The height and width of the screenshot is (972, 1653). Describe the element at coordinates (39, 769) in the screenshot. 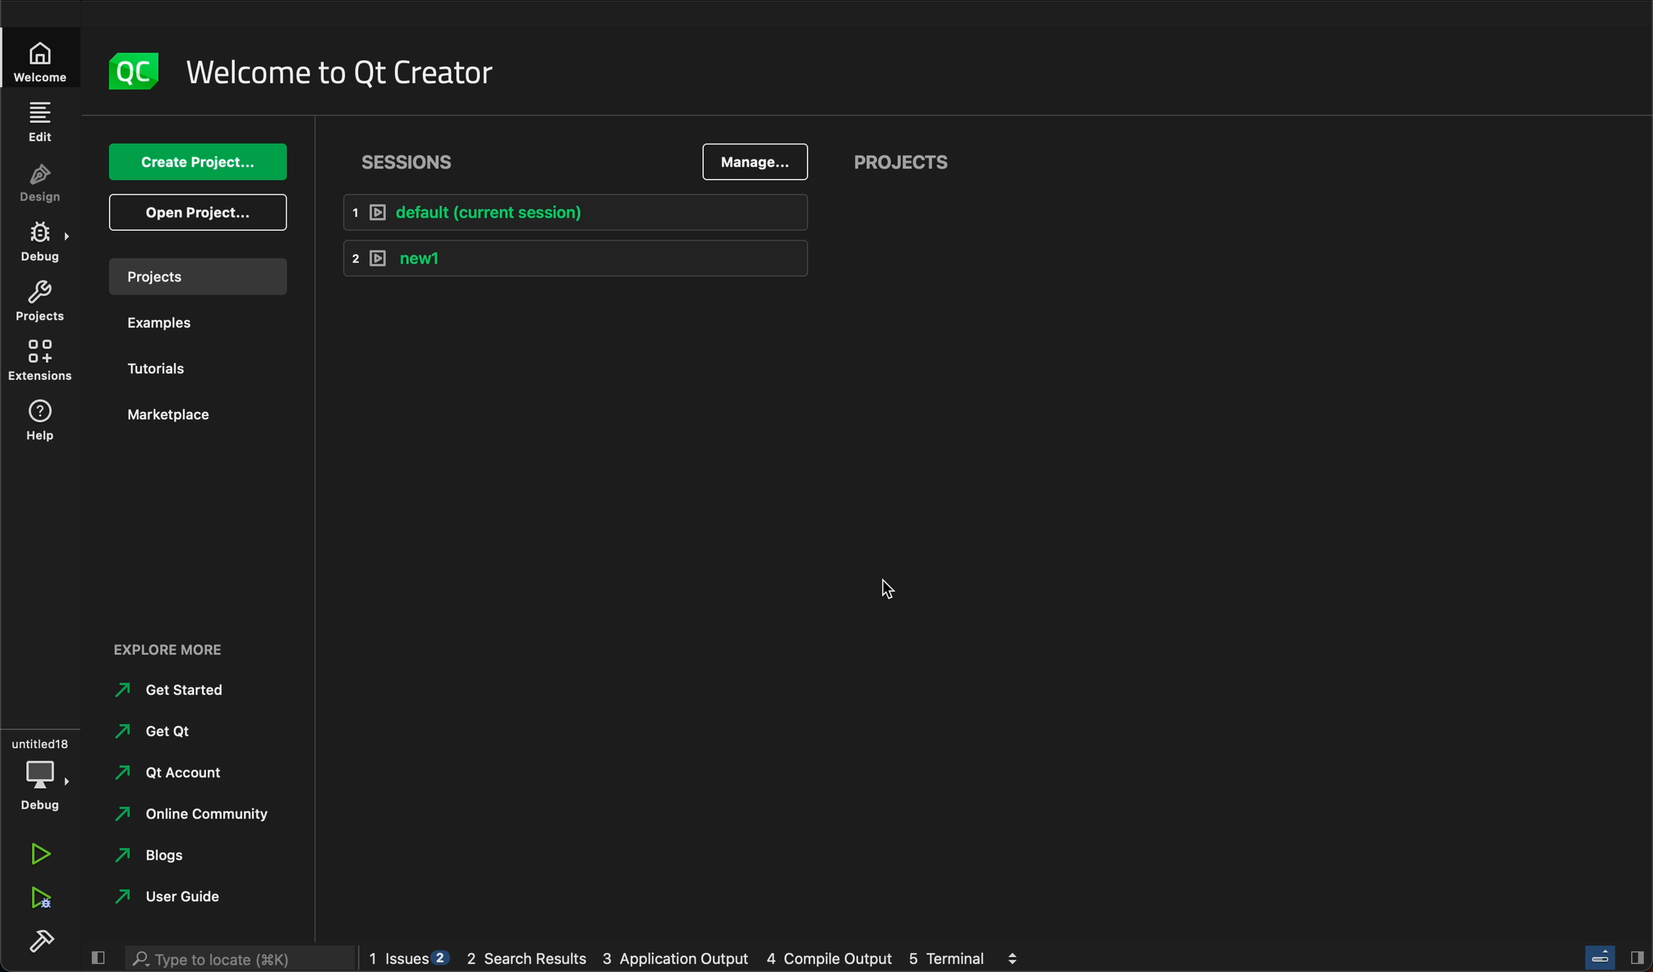

I see `debug` at that location.